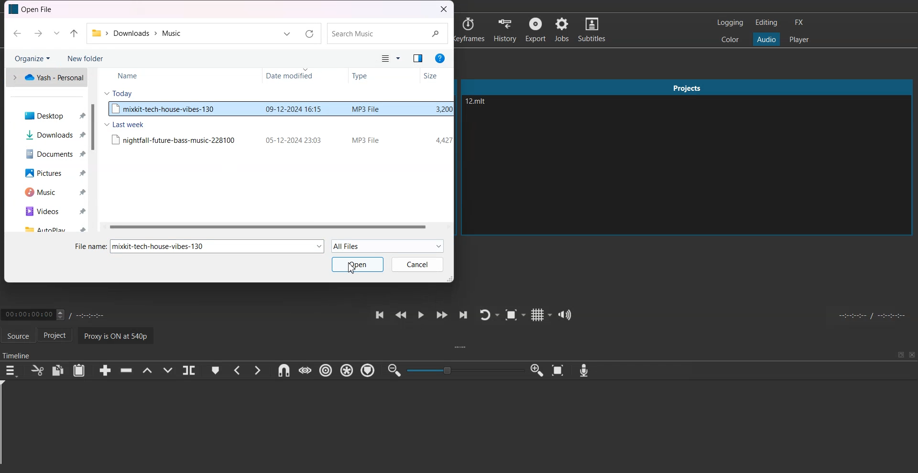 Image resolution: width=918 pixels, height=473 pixels. Describe the element at coordinates (565, 314) in the screenshot. I see `Show the volume control` at that location.